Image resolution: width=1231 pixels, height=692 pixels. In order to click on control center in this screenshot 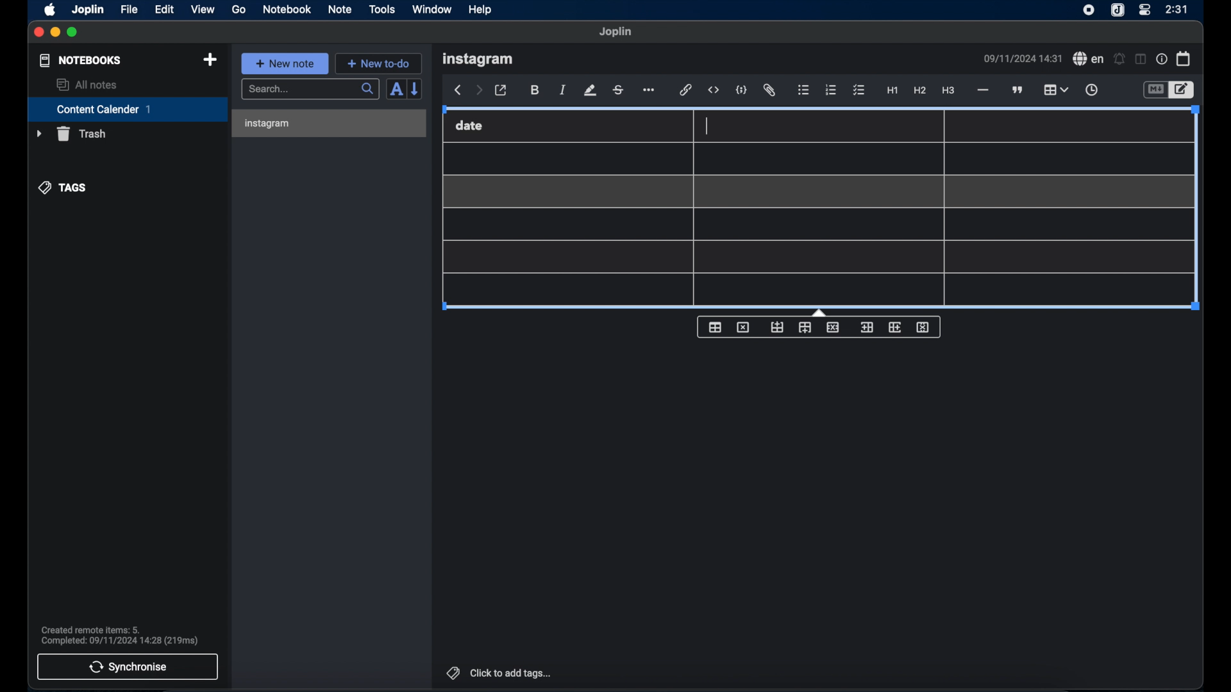, I will do `click(1144, 10)`.